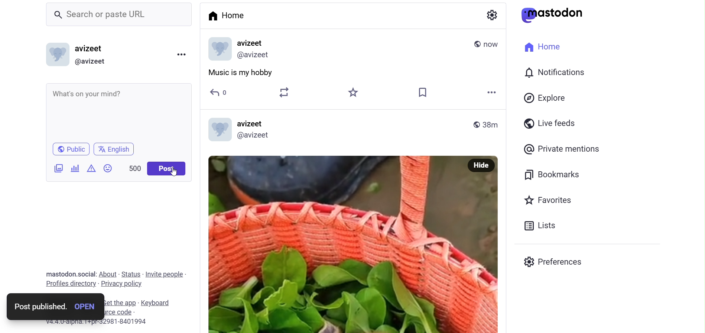 This screenshot has width=705, height=333. I want to click on Home, so click(544, 46).